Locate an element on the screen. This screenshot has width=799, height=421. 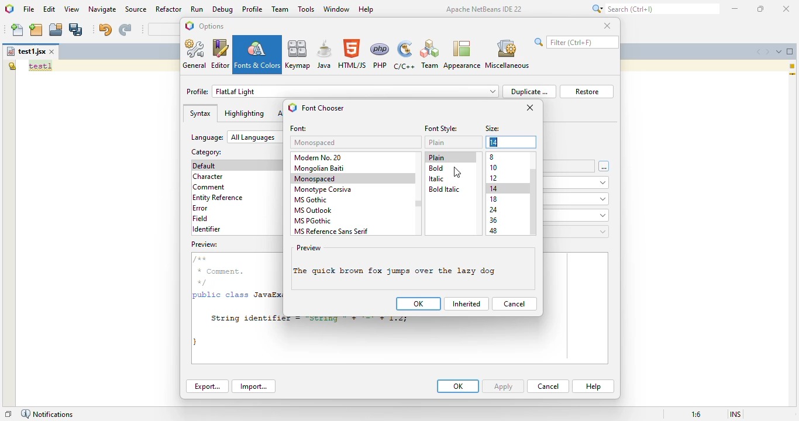
file is located at coordinates (29, 9).